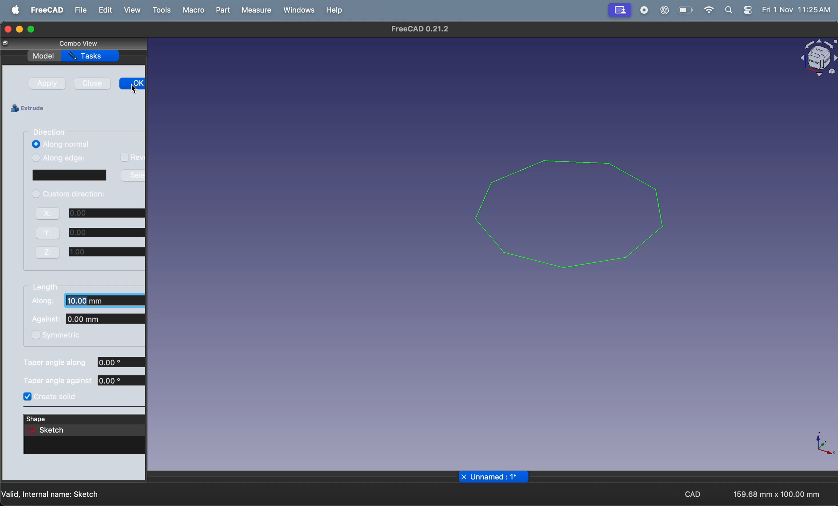  Describe the element at coordinates (86, 213) in the screenshot. I see `X 0.00` at that location.